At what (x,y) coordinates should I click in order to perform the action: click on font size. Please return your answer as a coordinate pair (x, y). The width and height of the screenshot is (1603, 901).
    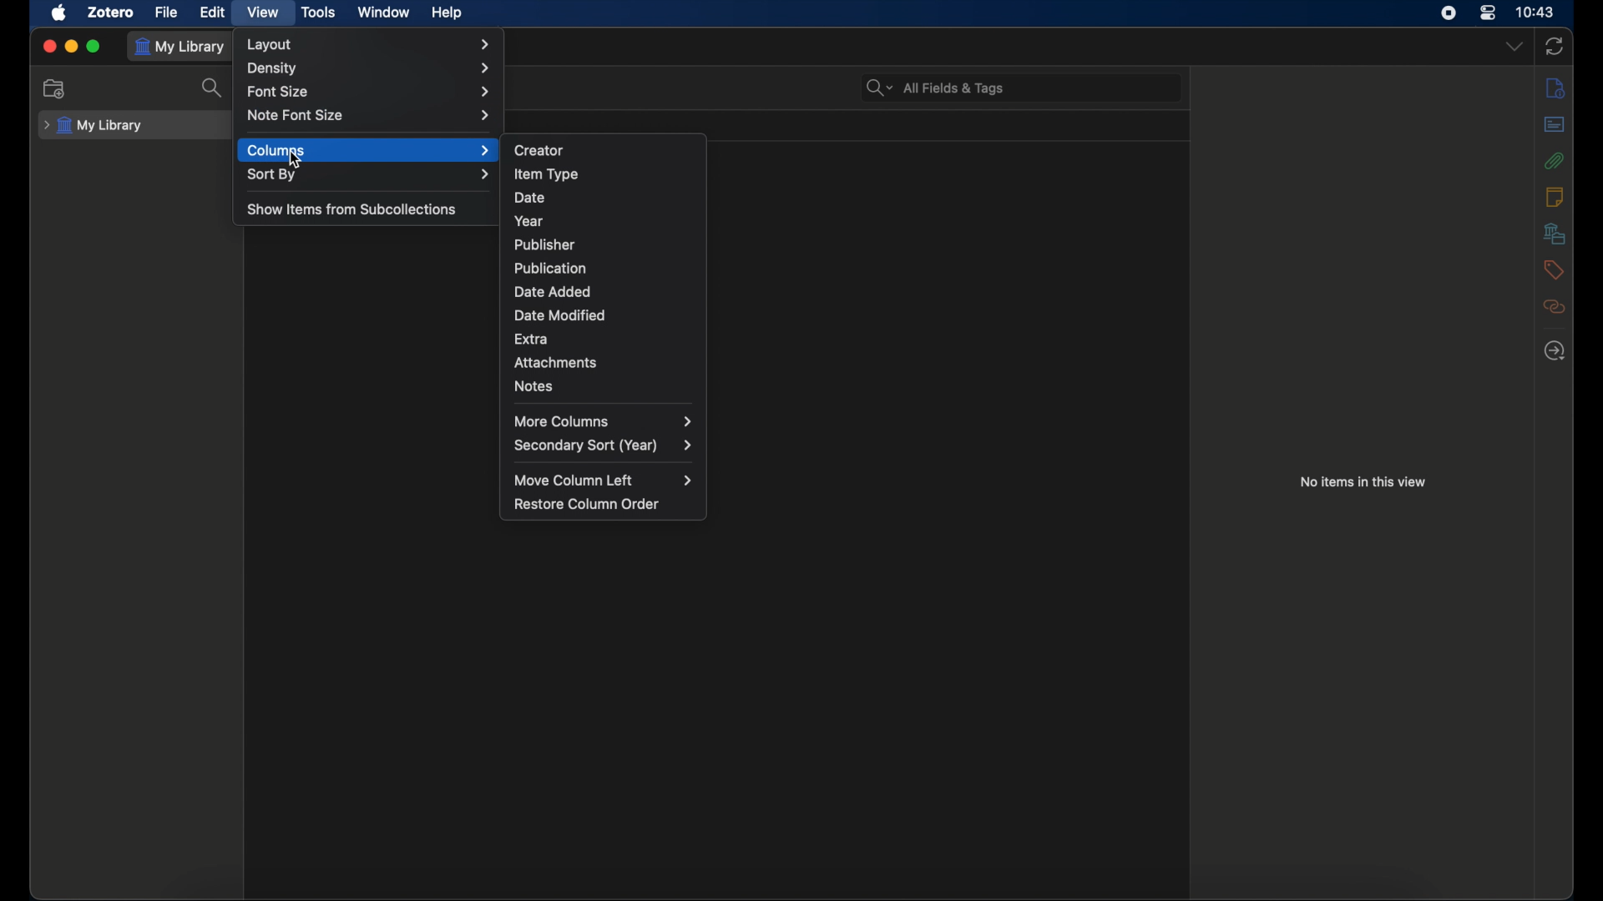
    Looking at the image, I should click on (369, 93).